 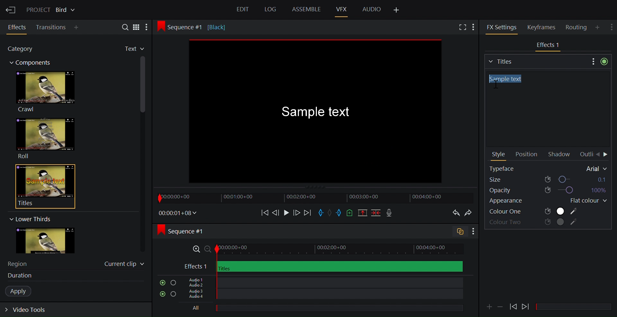 What do you see at coordinates (592, 61) in the screenshot?
I see `Show settings menu` at bounding box center [592, 61].